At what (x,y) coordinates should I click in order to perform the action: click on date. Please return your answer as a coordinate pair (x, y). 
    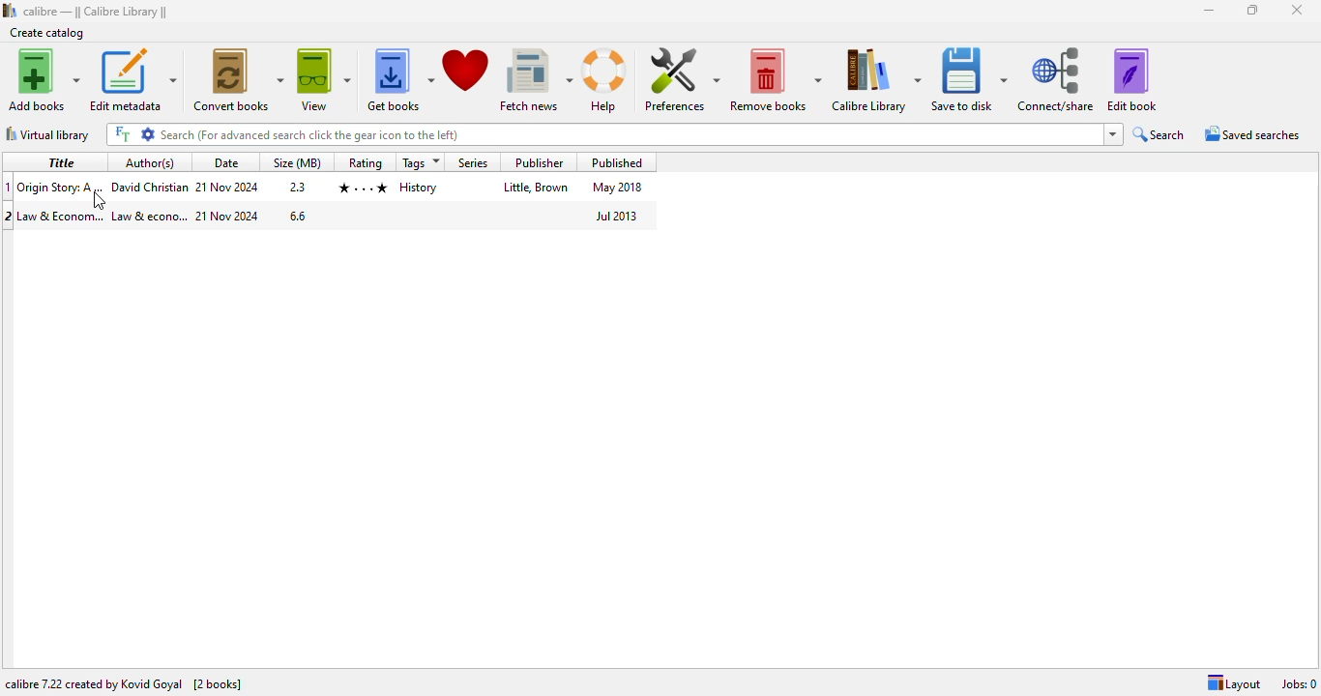
    Looking at the image, I should click on (228, 162).